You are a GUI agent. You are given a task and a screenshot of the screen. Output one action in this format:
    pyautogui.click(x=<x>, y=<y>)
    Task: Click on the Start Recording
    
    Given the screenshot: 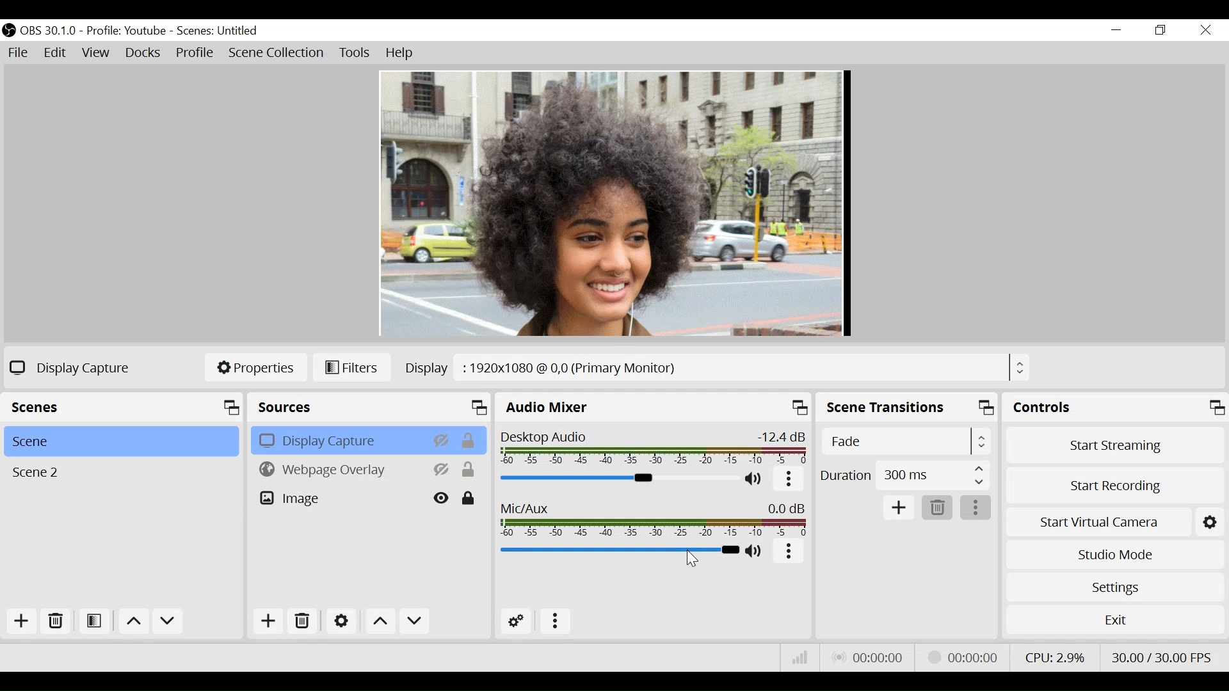 What is the action you would take?
    pyautogui.click(x=1113, y=488)
    